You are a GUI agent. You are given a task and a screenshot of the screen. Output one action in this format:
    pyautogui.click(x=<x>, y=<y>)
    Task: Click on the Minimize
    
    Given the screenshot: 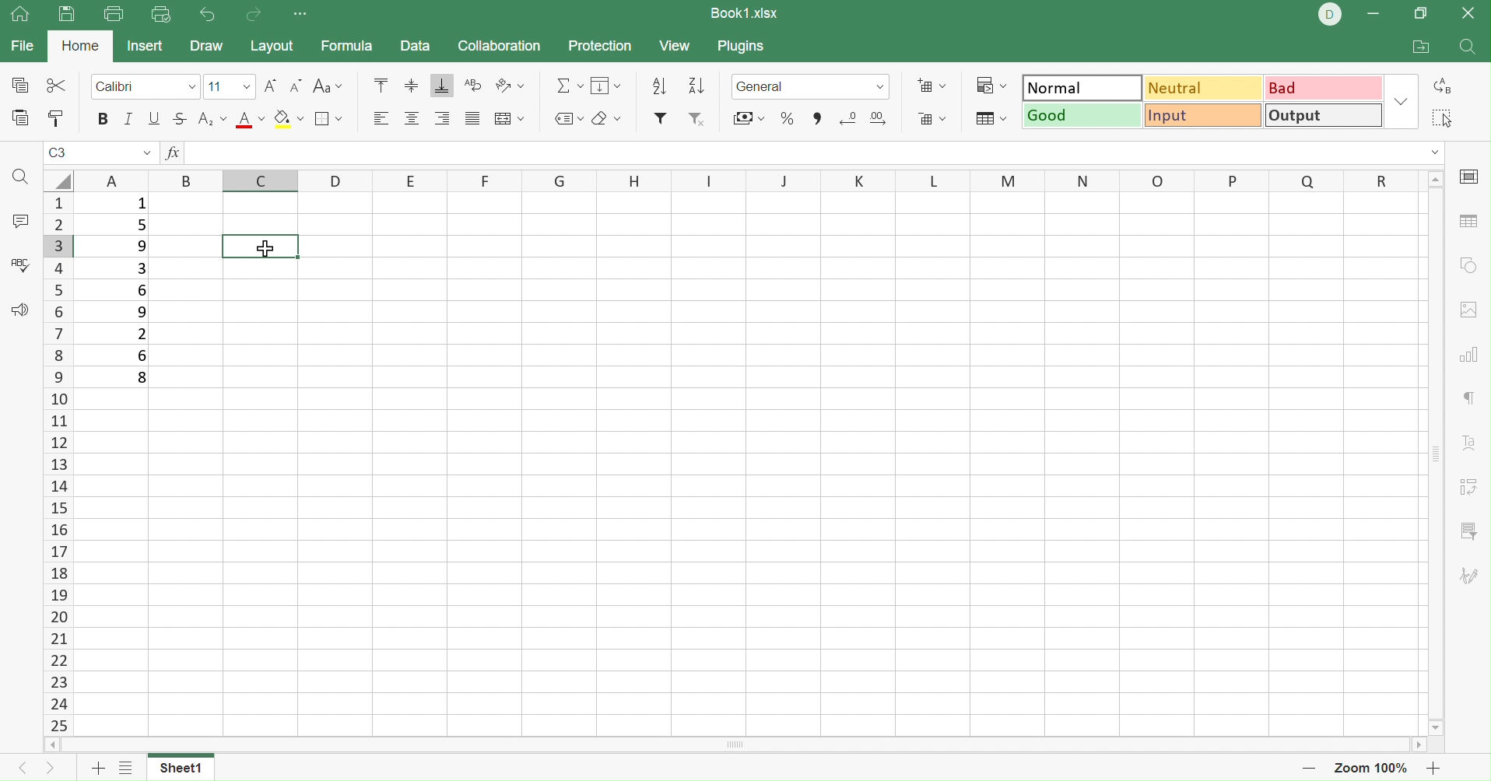 What is the action you would take?
    pyautogui.click(x=1373, y=12)
    